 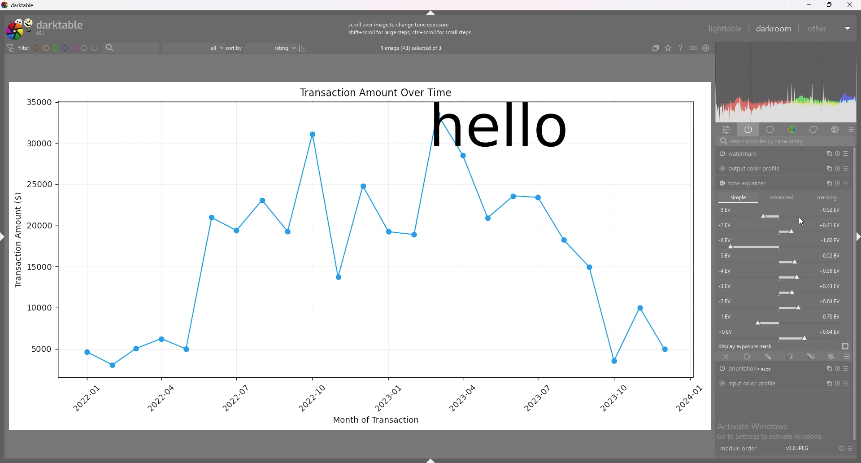 I want to click on sort by, so click(x=235, y=48).